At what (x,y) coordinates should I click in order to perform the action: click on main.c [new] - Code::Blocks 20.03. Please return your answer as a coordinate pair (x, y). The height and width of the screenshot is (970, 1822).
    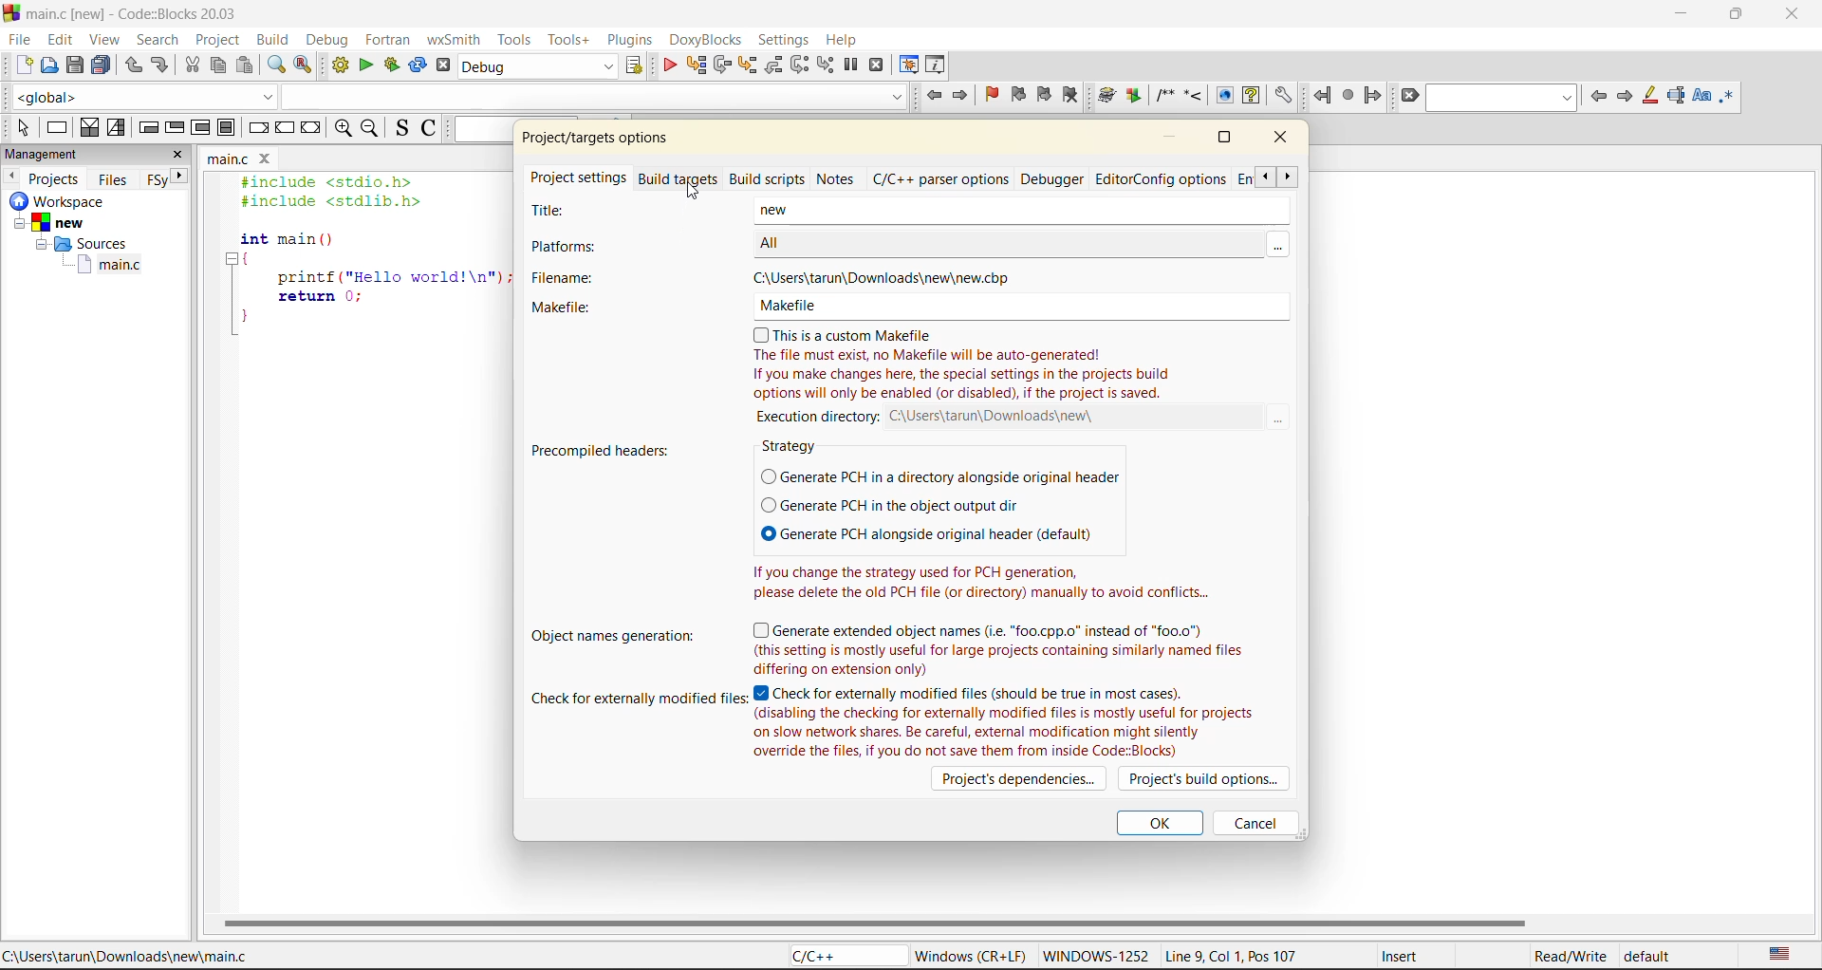
    Looking at the image, I should click on (152, 14).